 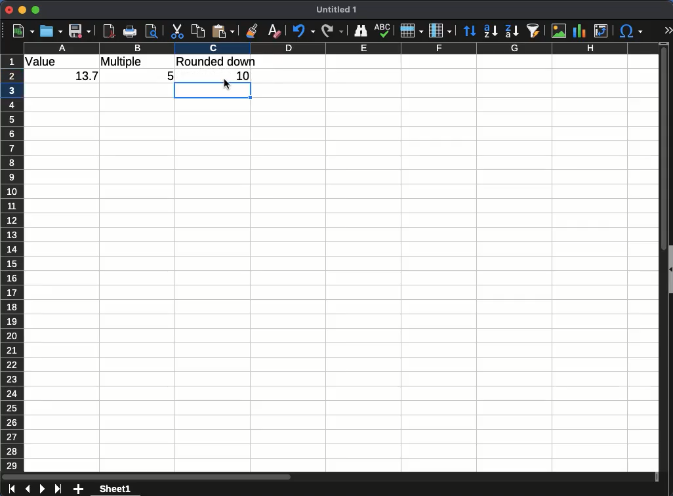 What do you see at coordinates (252, 31) in the screenshot?
I see `clone formatting` at bounding box center [252, 31].